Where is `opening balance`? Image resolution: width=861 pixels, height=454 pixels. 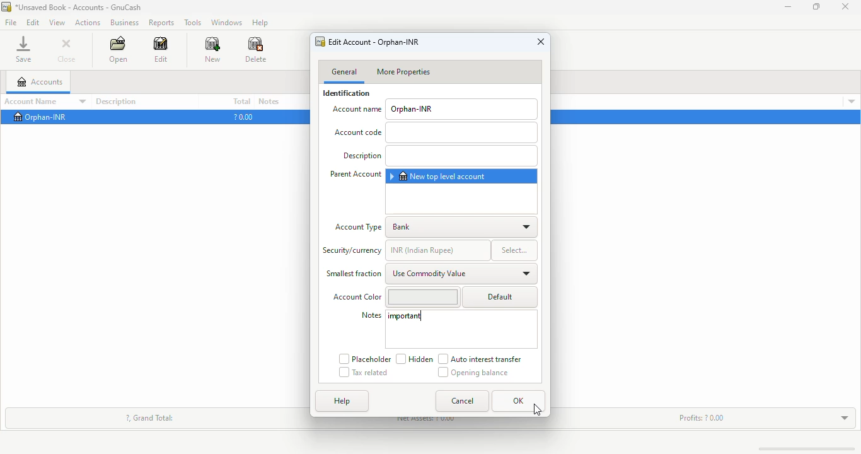
opening balance is located at coordinates (473, 372).